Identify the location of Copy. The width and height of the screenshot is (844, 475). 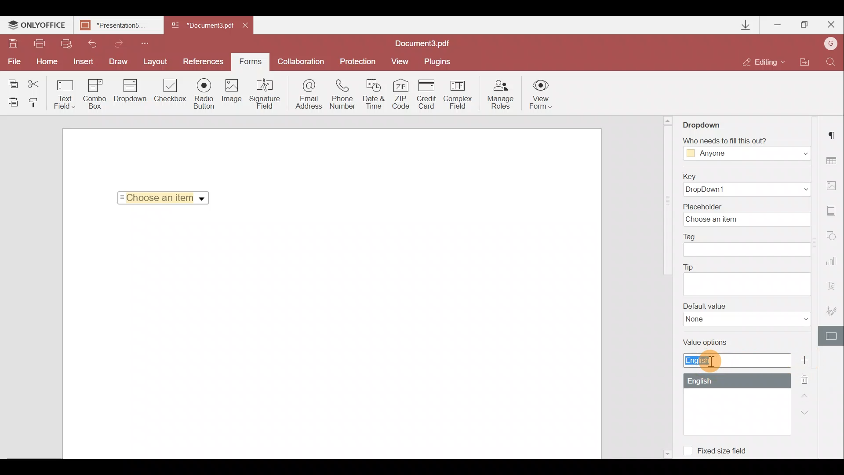
(12, 82).